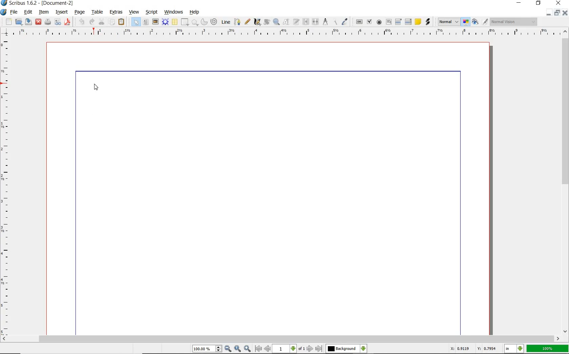  Describe the element at coordinates (408, 21) in the screenshot. I see `pdf list box` at that location.